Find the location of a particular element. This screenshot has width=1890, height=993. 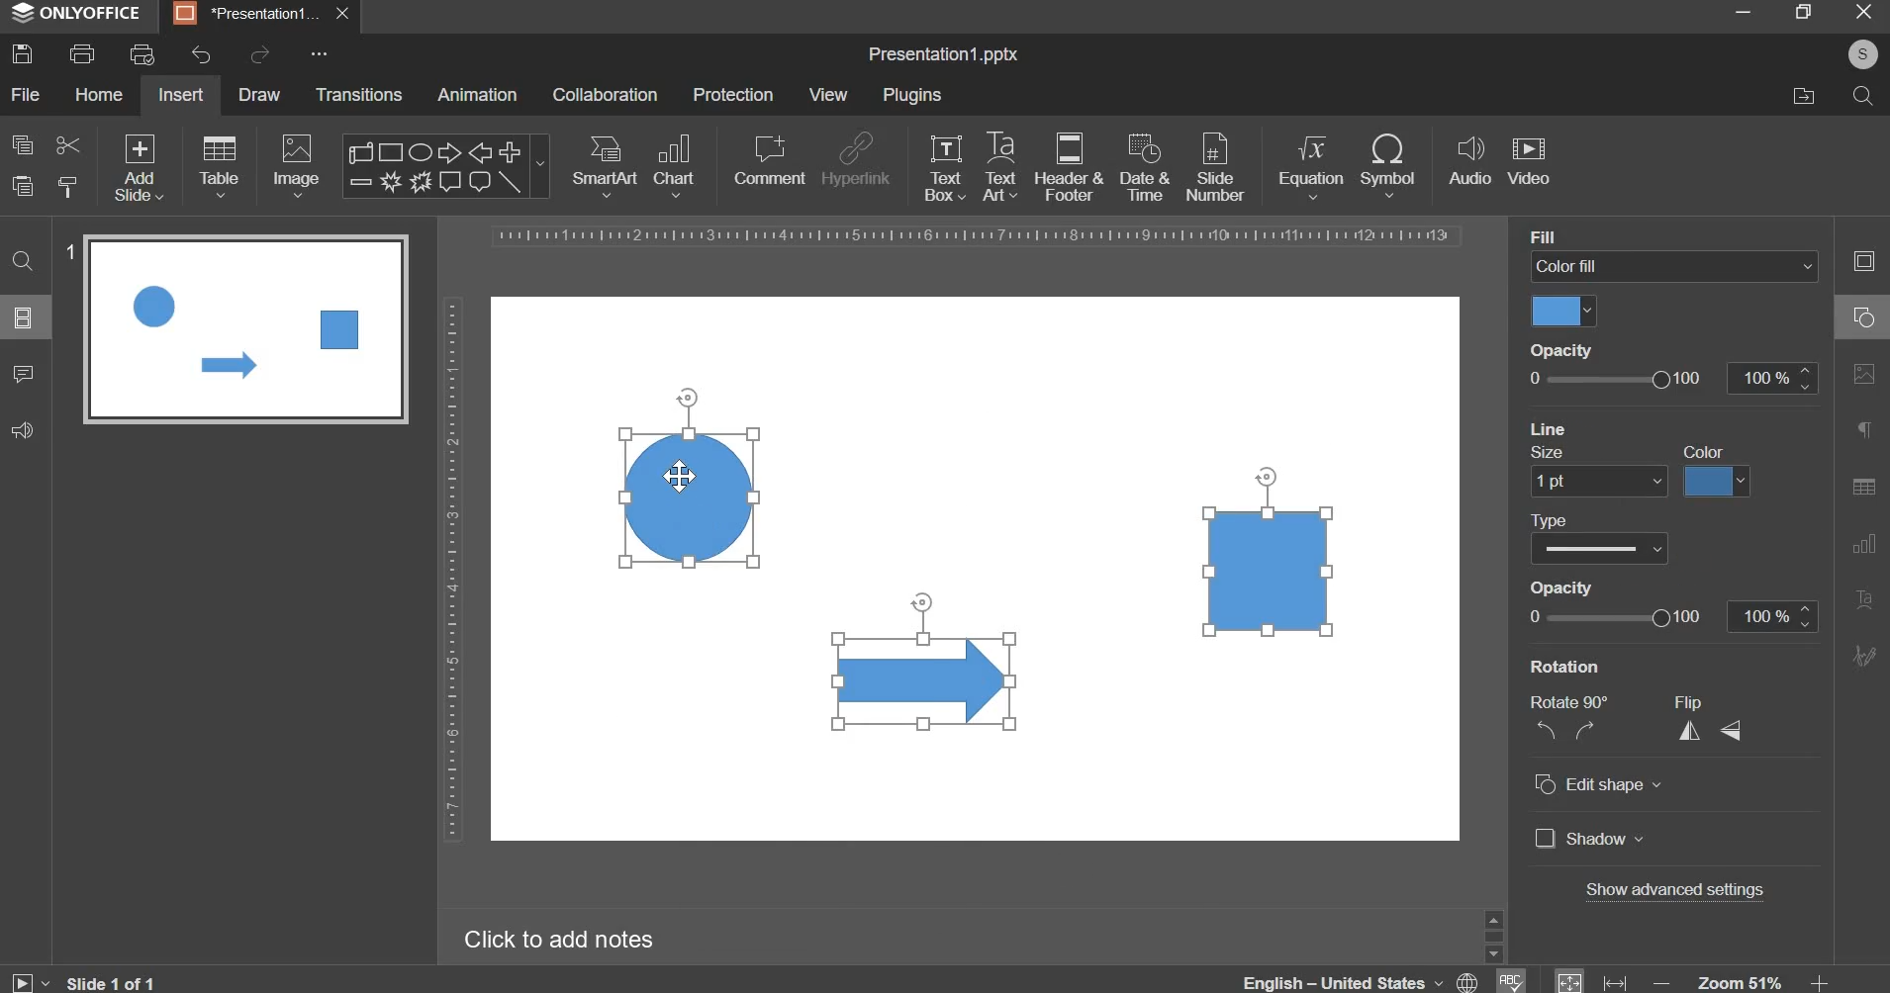

save is located at coordinates (22, 53).